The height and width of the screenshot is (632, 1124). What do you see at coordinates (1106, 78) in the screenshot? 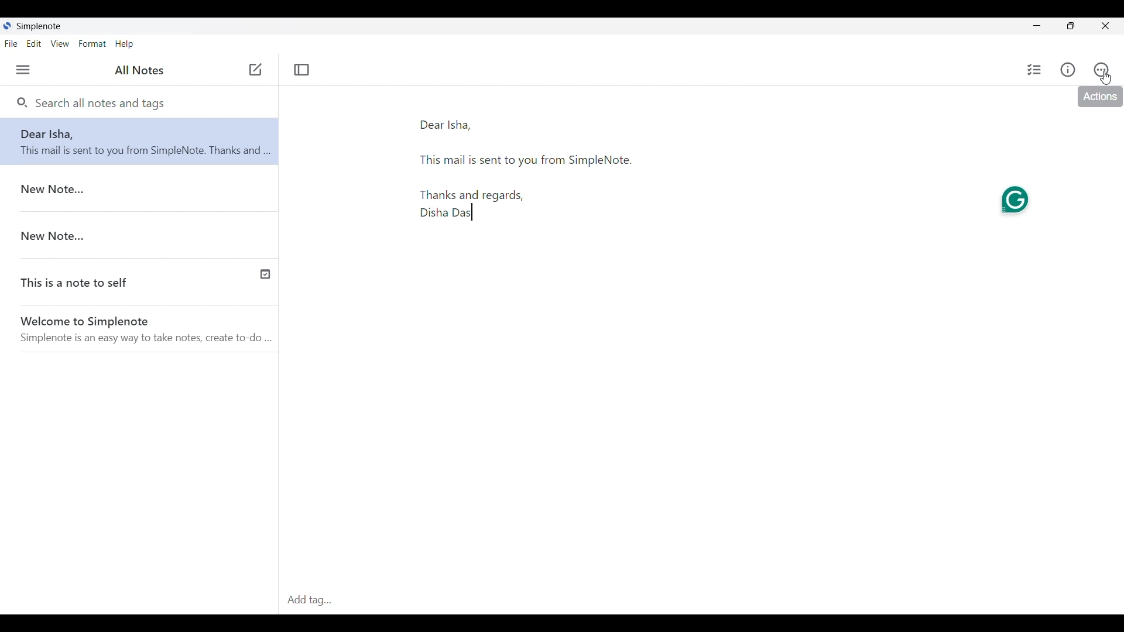
I see `Cursor` at bounding box center [1106, 78].